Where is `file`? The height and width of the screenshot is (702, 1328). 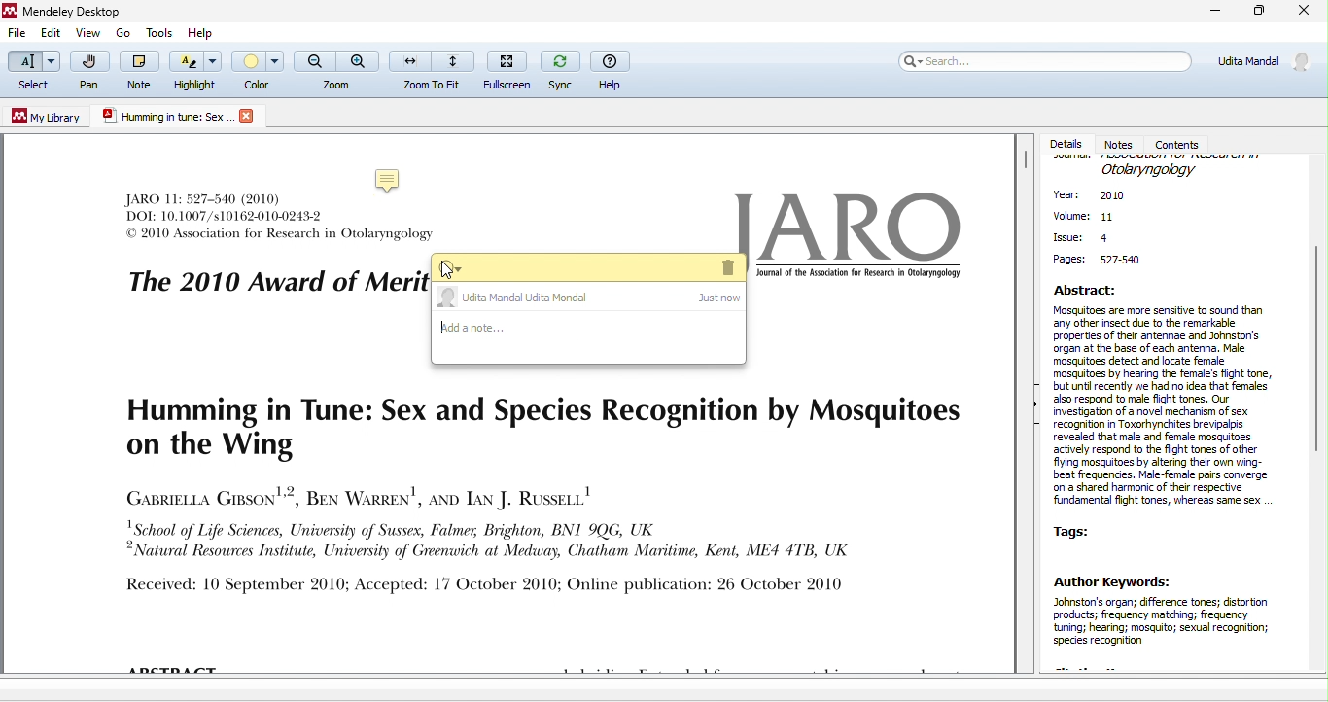 file is located at coordinates (16, 34).